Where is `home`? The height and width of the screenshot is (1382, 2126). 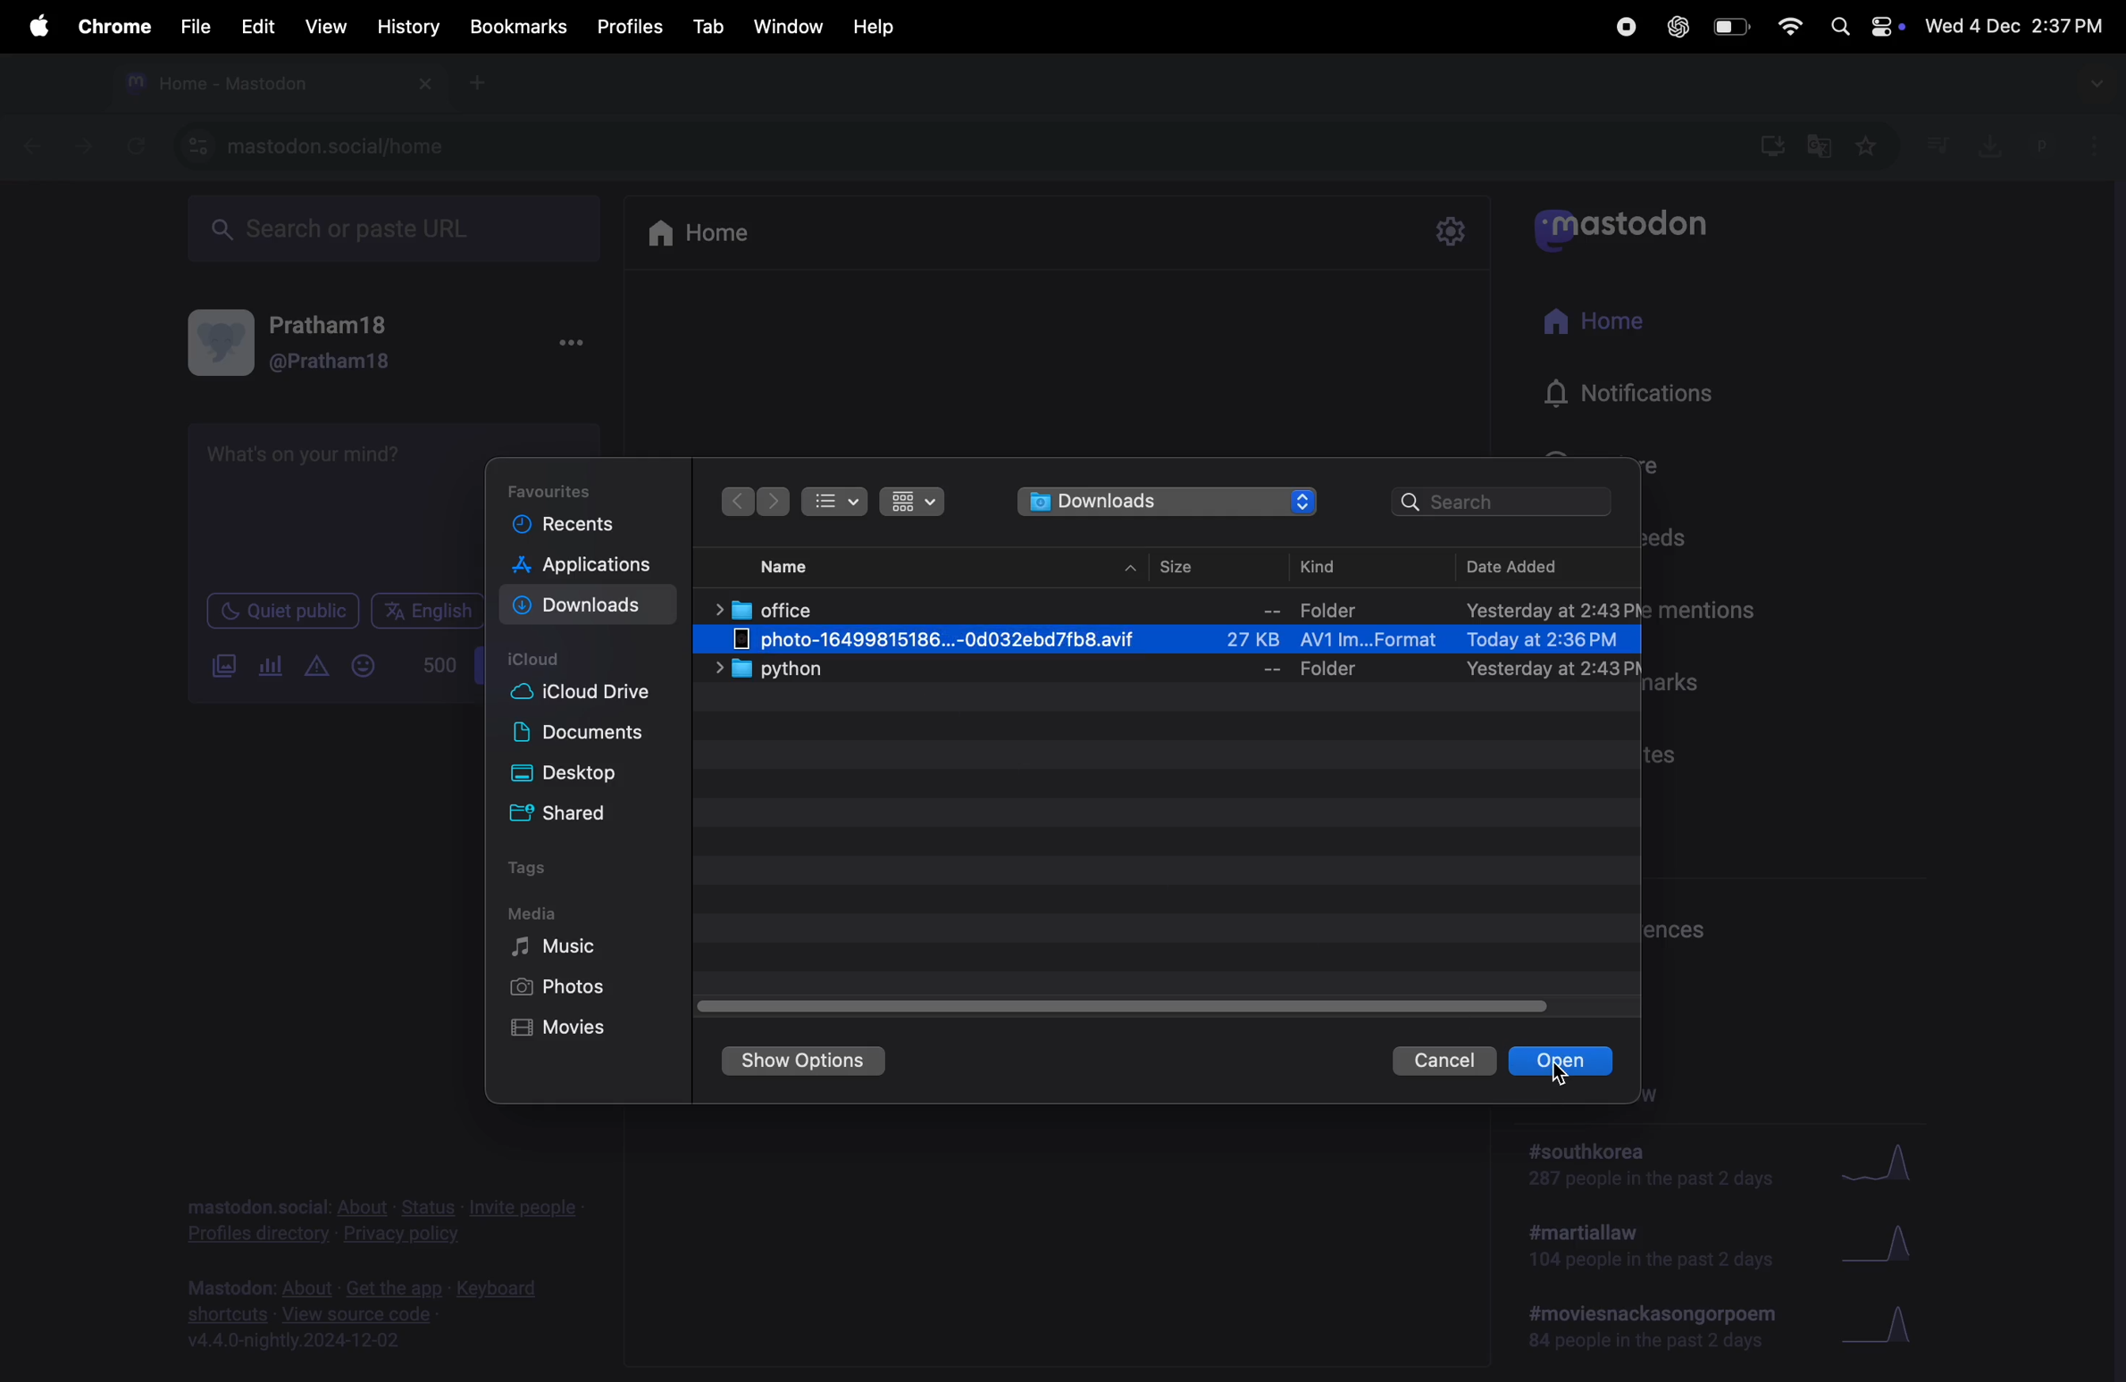
home is located at coordinates (1599, 323).